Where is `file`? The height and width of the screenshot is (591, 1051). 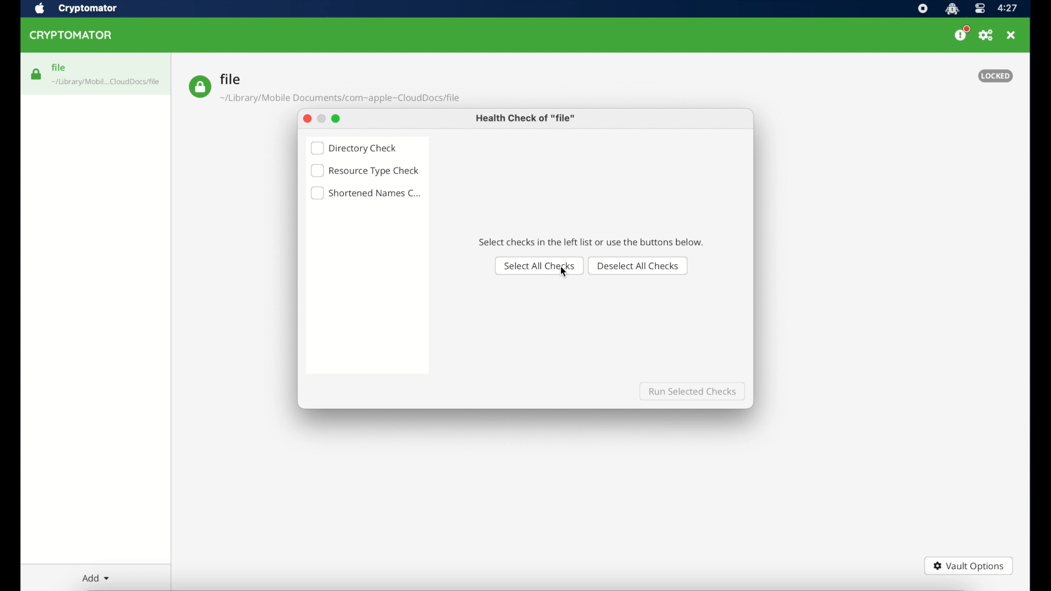
file is located at coordinates (324, 88).